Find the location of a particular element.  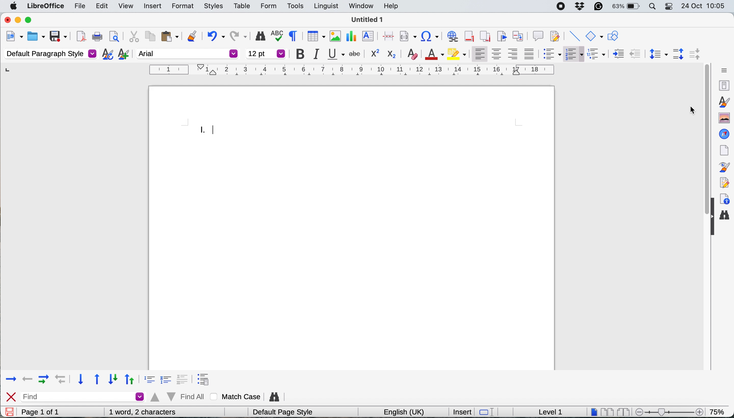

insert special character is located at coordinates (431, 36).